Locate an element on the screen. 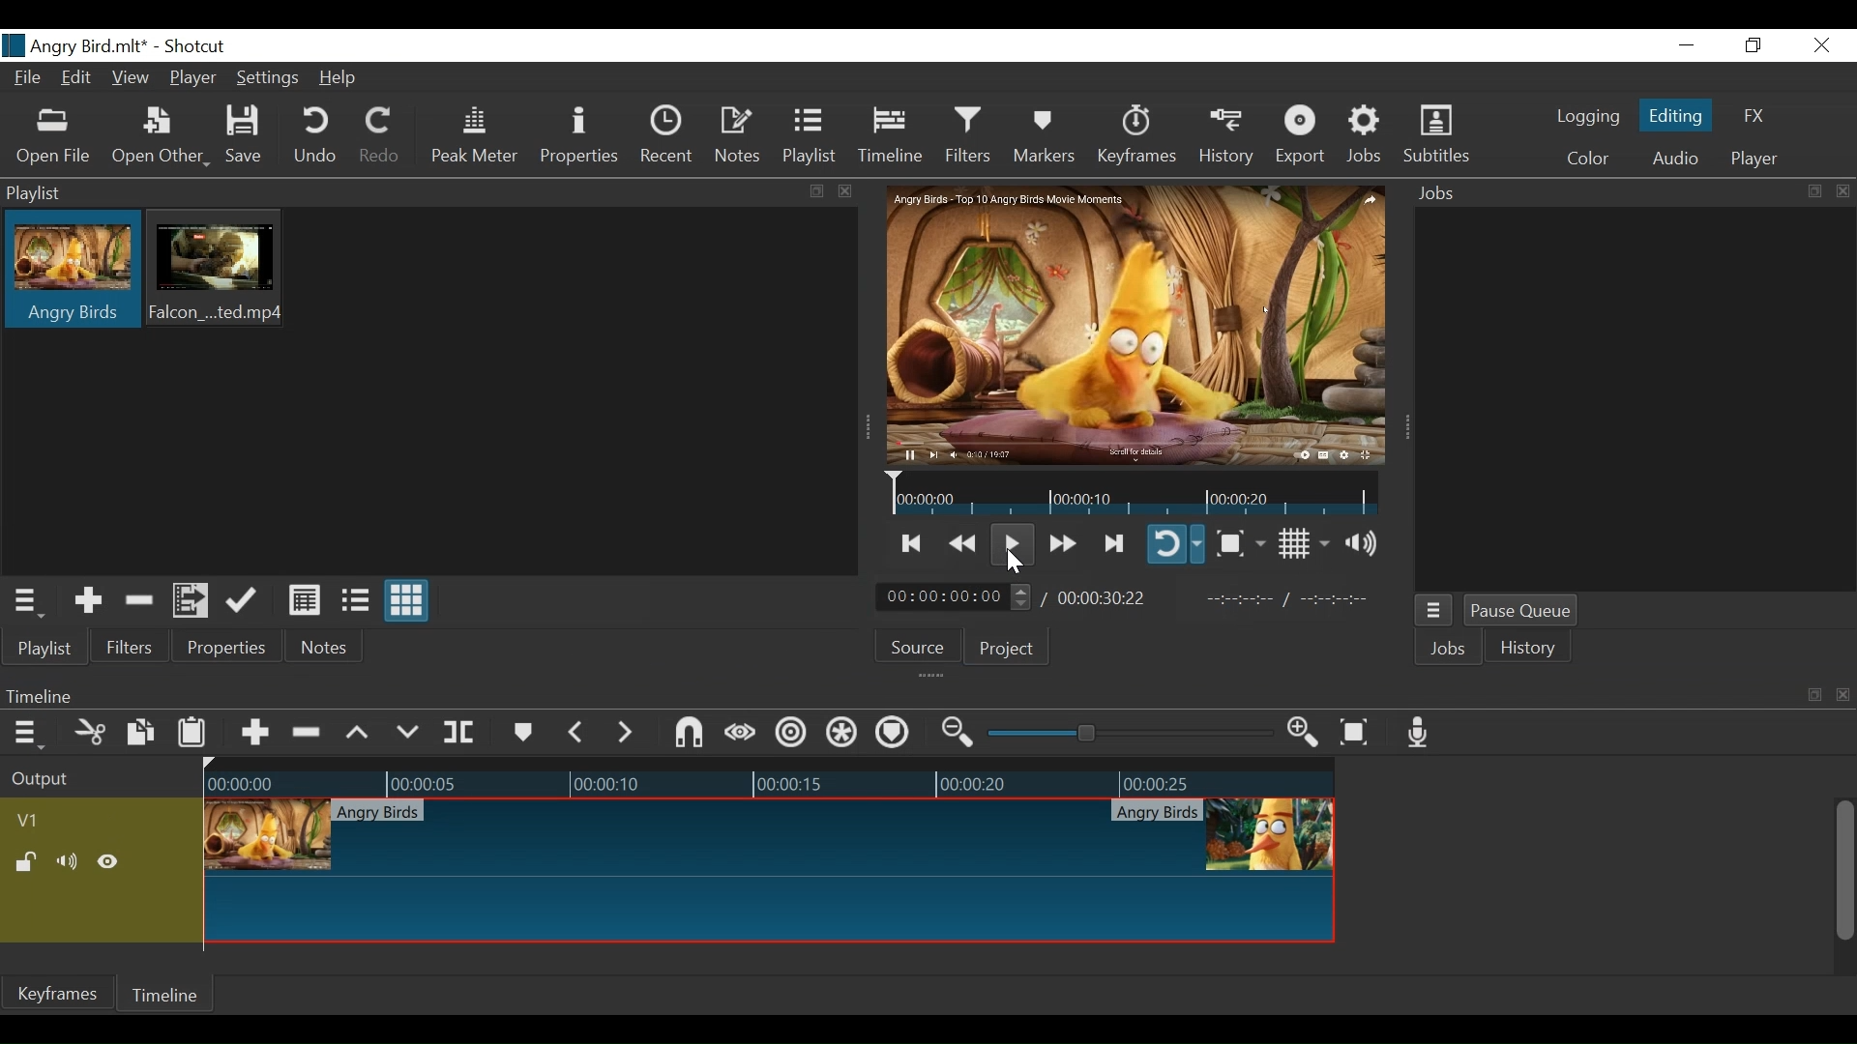 The image size is (1857, 1044). Skip to the next point is located at coordinates (1112, 541).